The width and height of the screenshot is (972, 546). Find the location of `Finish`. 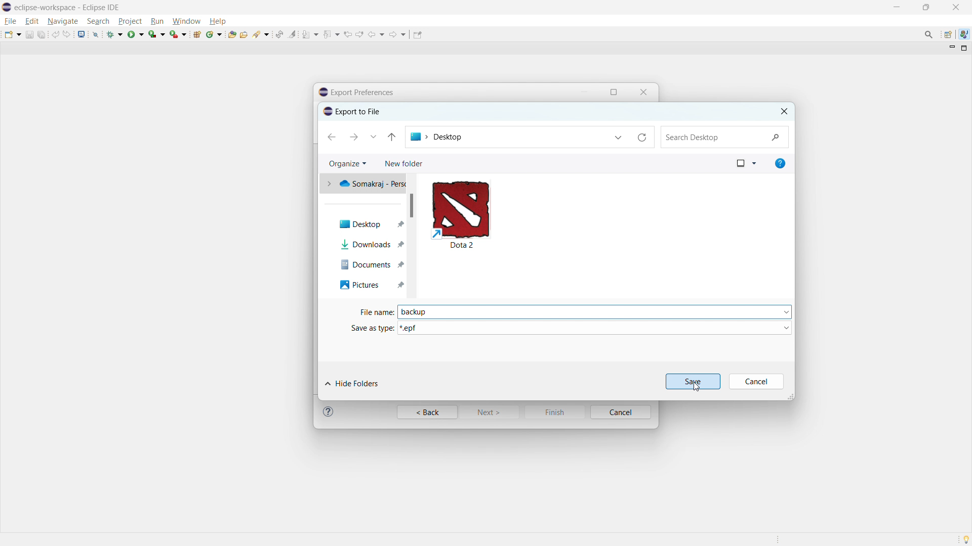

Finish is located at coordinates (556, 412).